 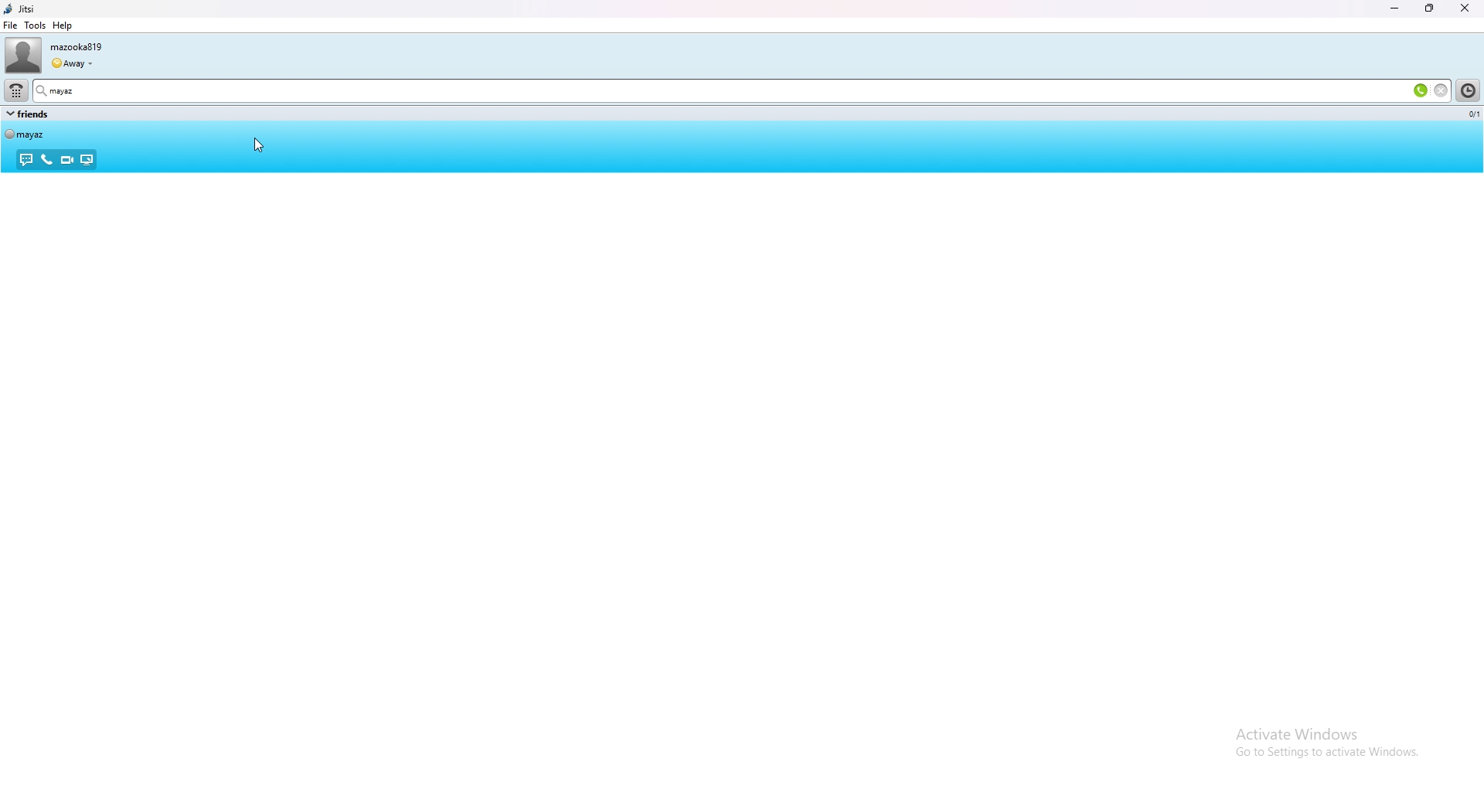 I want to click on mazooka819, so click(x=87, y=45).